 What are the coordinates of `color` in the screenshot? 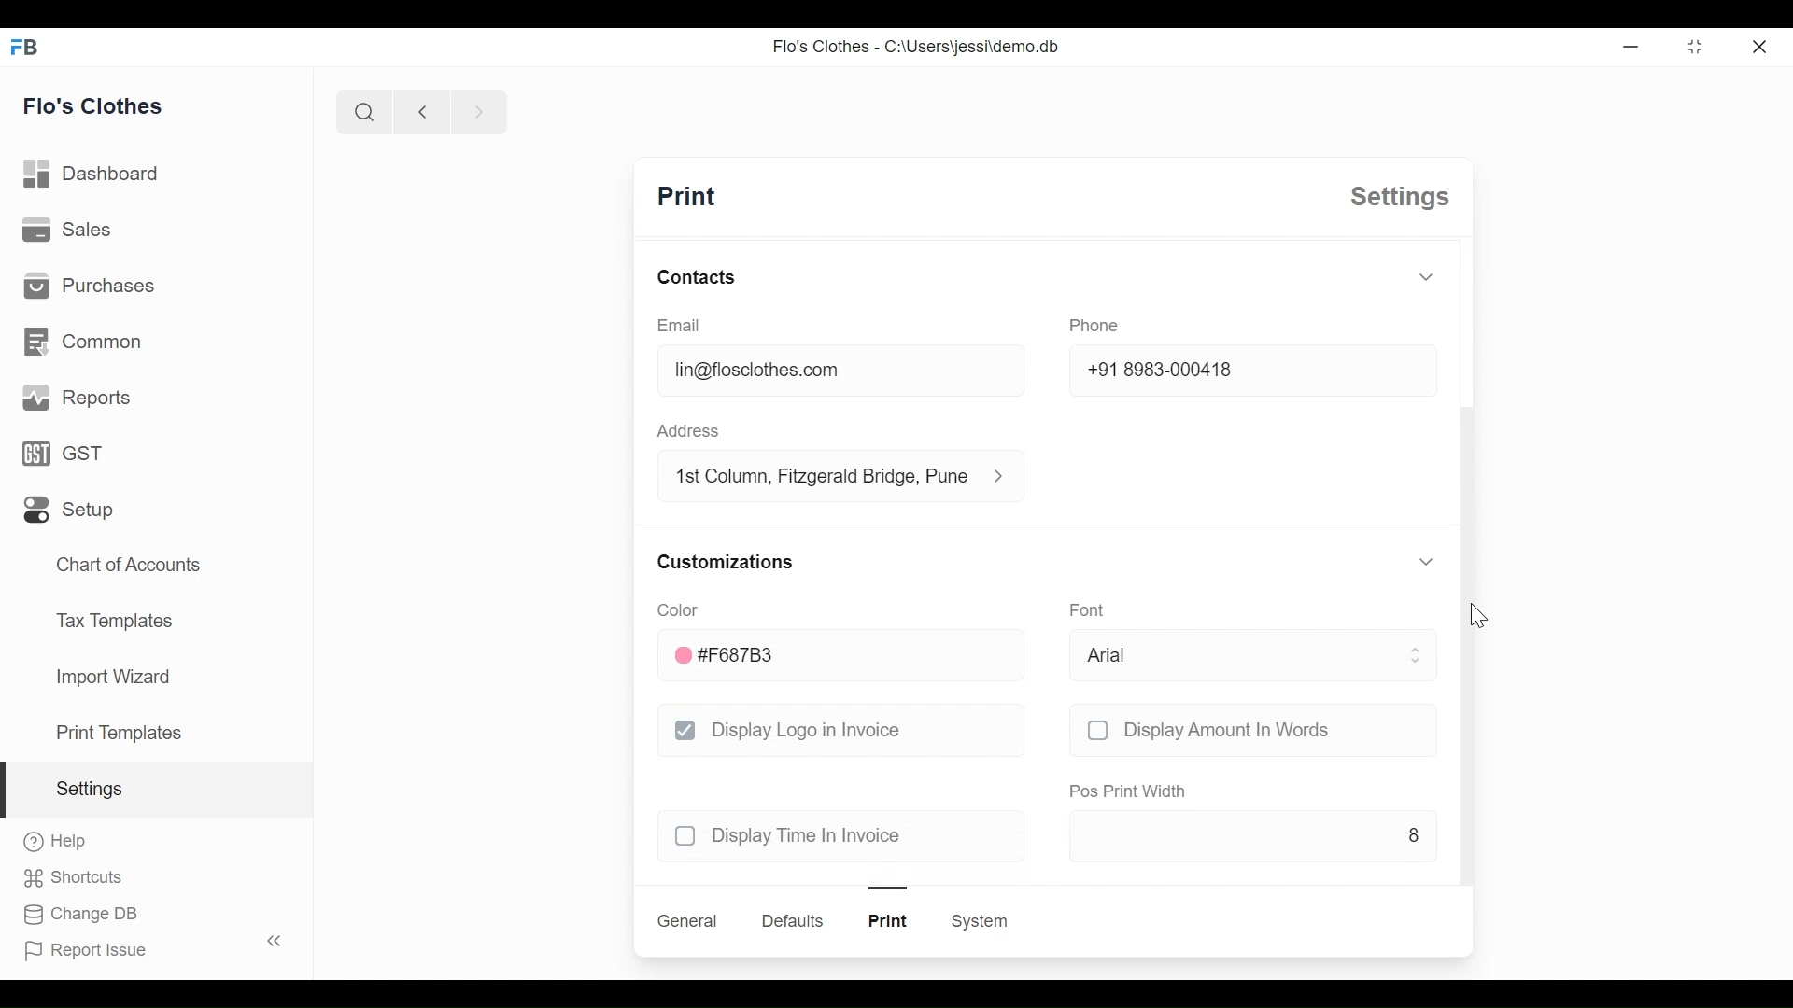 It's located at (676, 609).